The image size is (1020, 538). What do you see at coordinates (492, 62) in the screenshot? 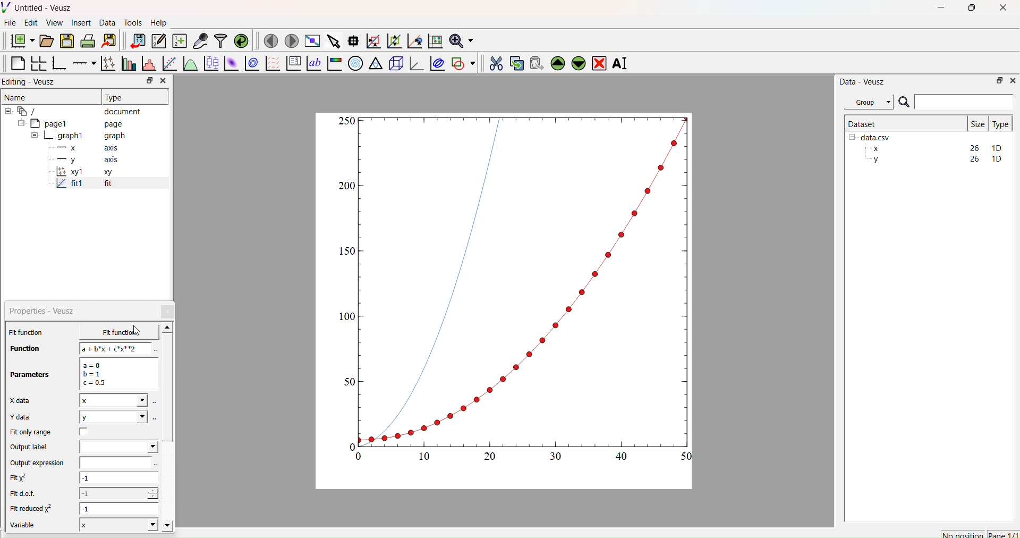
I see `Cut` at bounding box center [492, 62].